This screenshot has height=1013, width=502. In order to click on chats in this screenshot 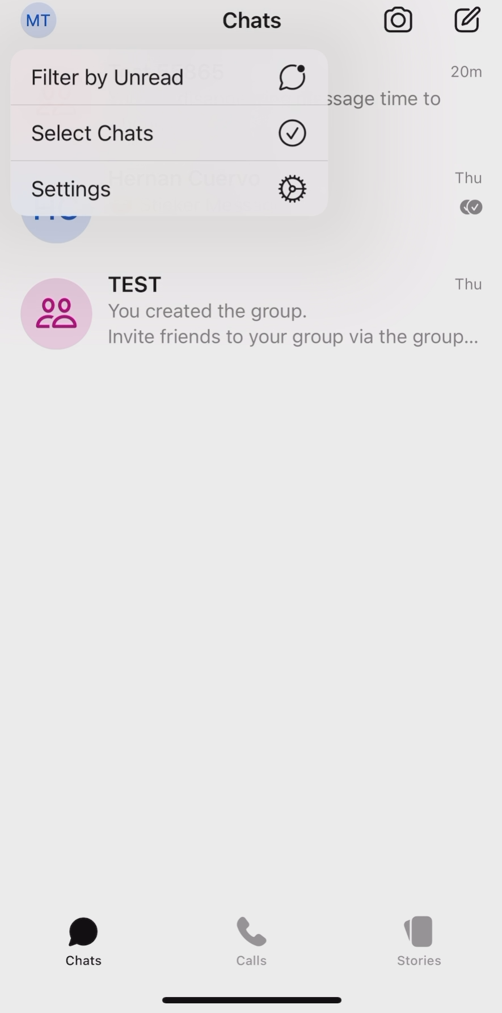, I will do `click(84, 940)`.